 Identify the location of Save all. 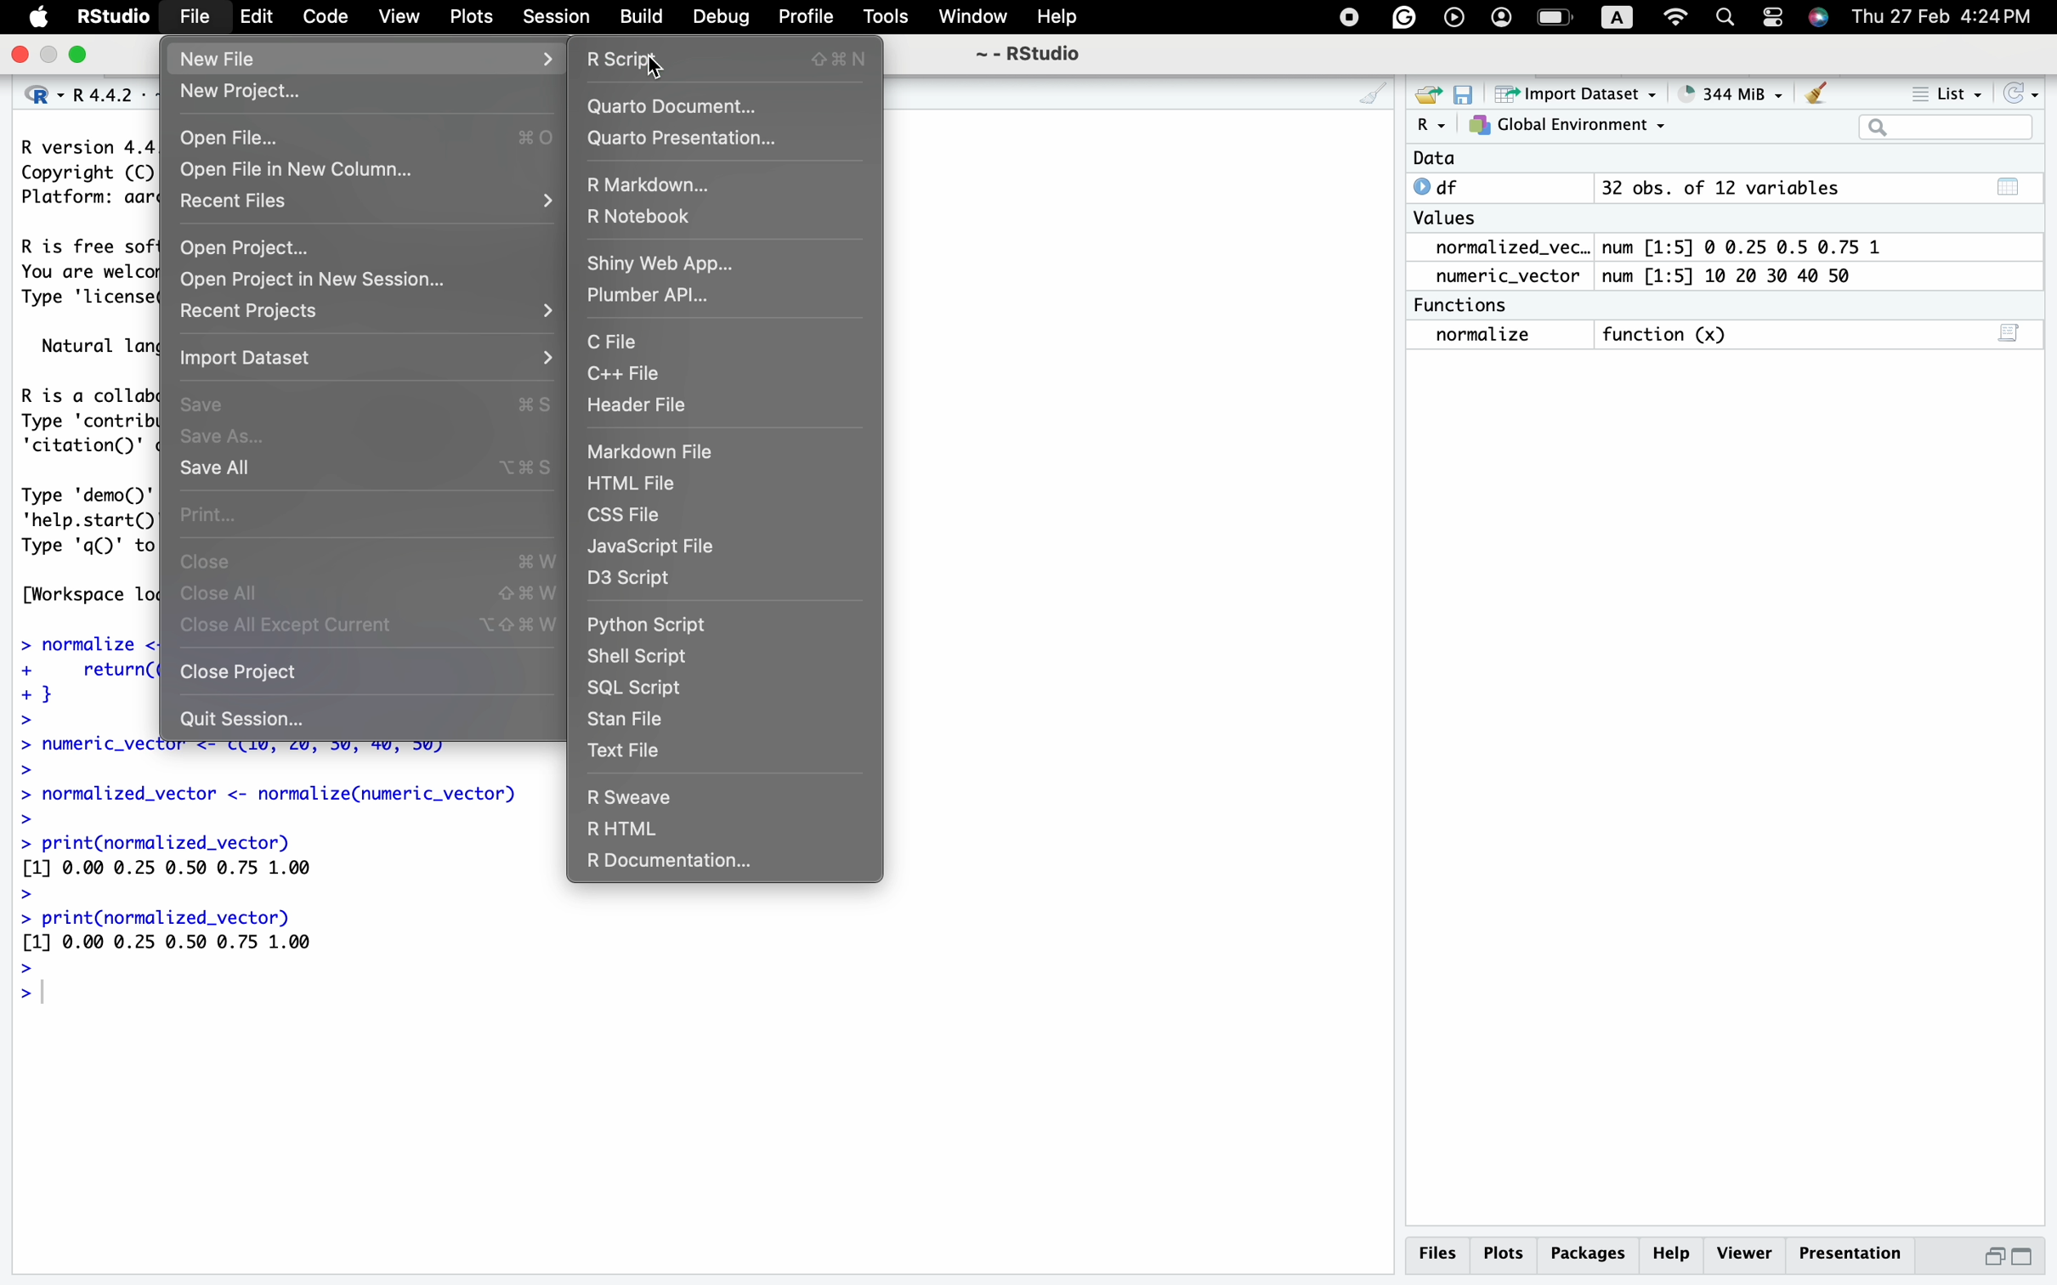
(218, 471).